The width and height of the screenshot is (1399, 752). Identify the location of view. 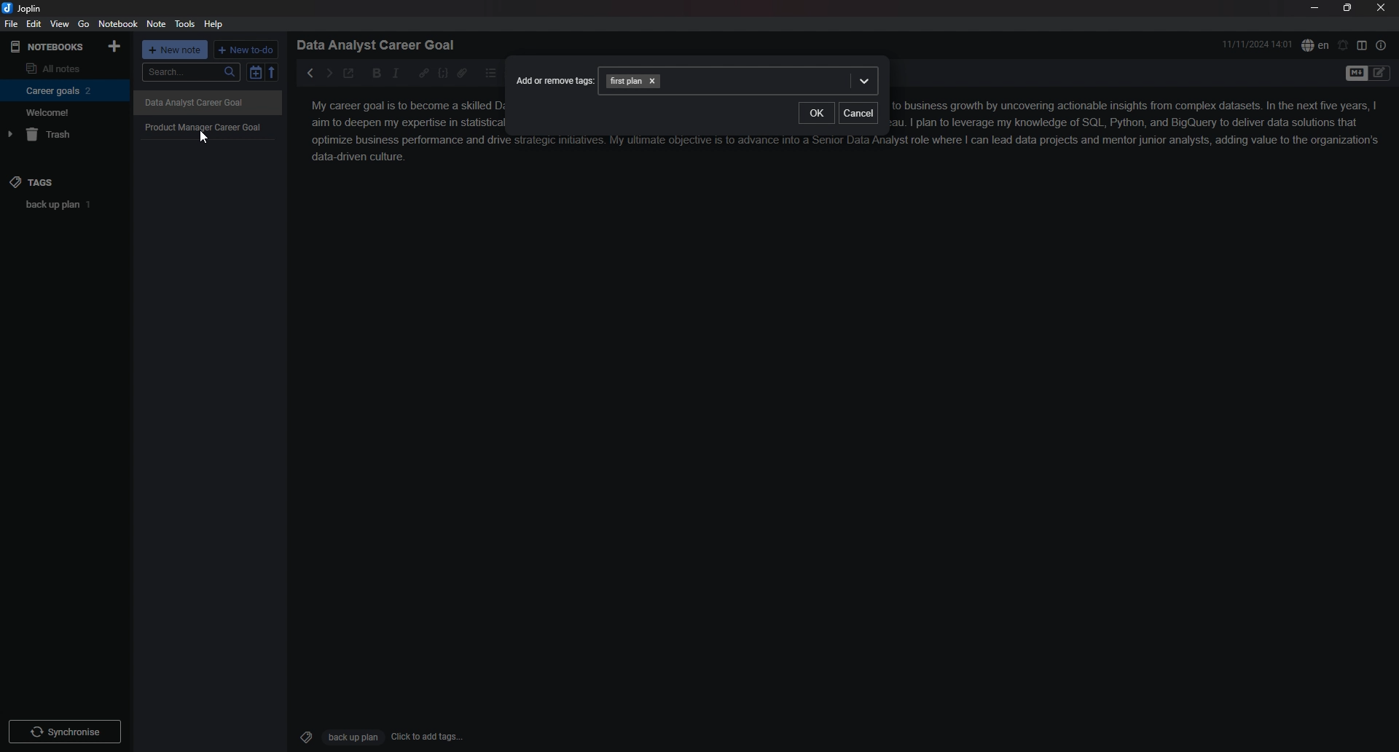
(60, 24).